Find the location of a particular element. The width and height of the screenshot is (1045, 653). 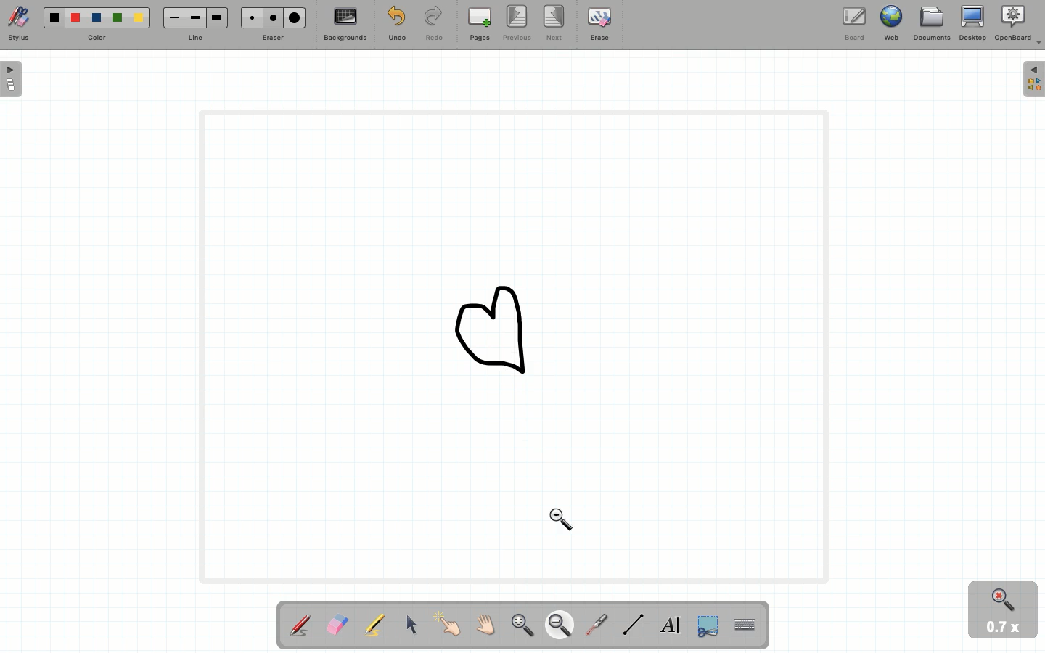

TextInput is located at coordinates (744, 624).